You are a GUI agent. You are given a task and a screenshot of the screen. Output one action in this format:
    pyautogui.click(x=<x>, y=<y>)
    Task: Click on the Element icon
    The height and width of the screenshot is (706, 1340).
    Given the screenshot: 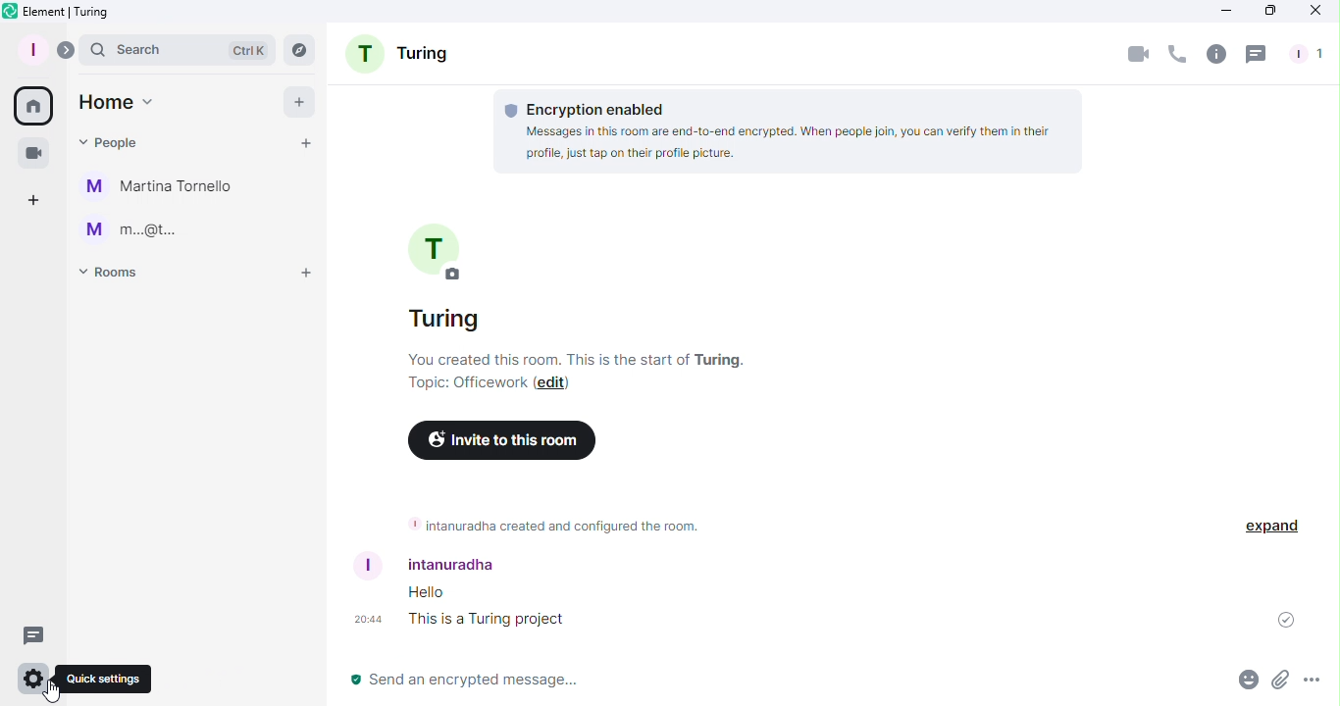 What is the action you would take?
    pyautogui.click(x=82, y=13)
    